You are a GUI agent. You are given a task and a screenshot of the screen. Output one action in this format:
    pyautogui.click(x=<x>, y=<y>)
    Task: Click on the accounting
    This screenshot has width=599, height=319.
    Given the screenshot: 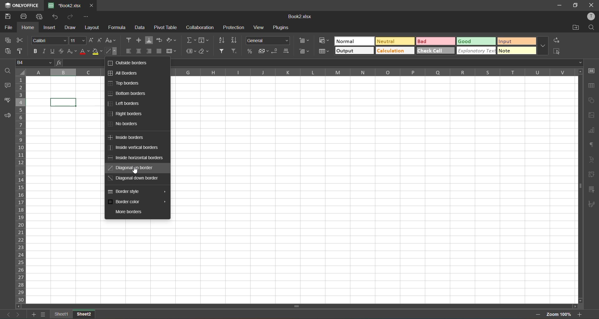 What is the action you would take?
    pyautogui.click(x=264, y=52)
    